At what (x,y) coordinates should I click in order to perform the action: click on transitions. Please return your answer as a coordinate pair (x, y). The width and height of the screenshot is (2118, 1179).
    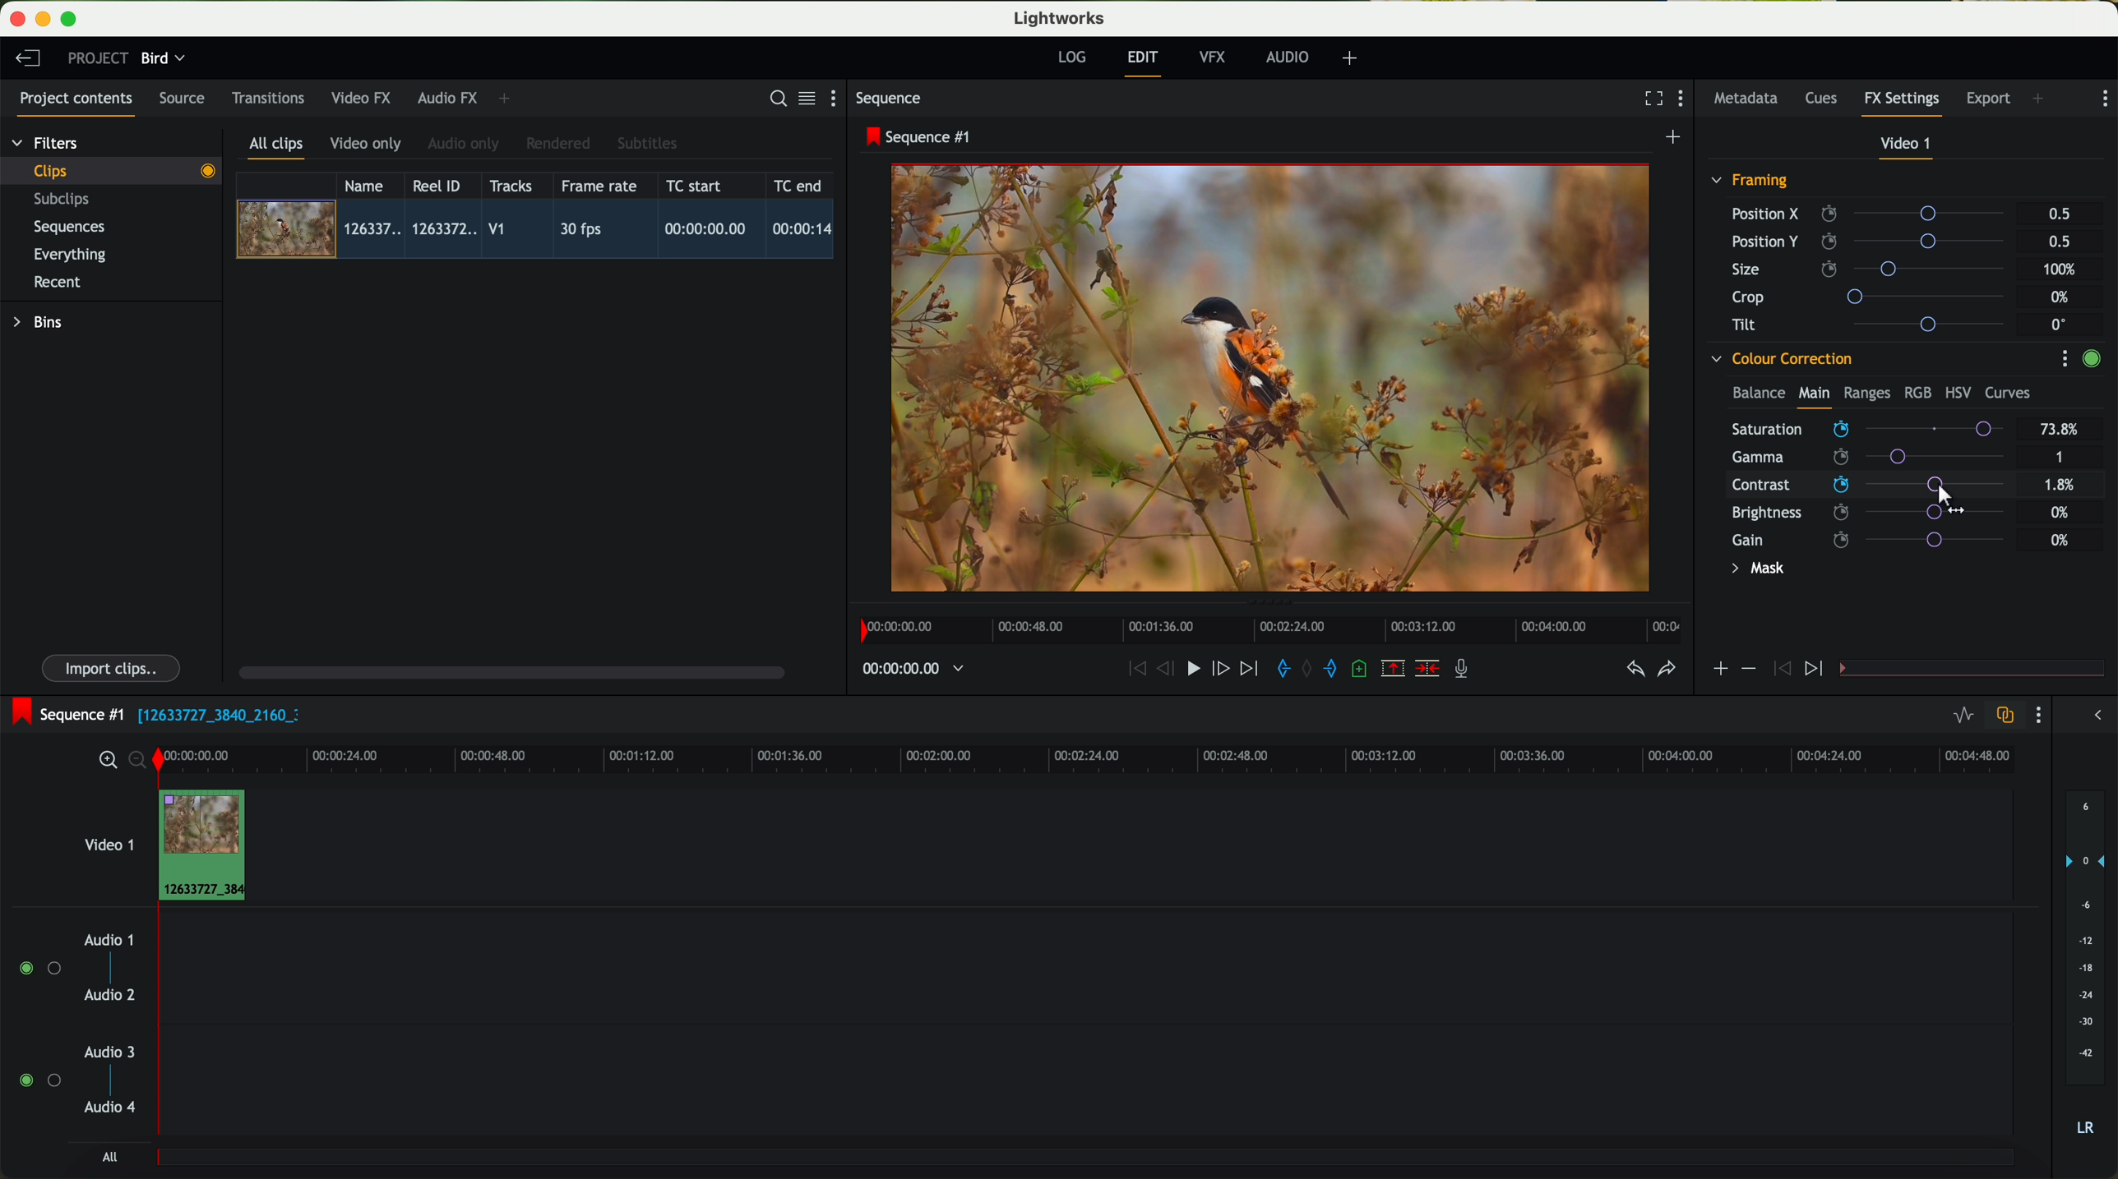
    Looking at the image, I should click on (267, 98).